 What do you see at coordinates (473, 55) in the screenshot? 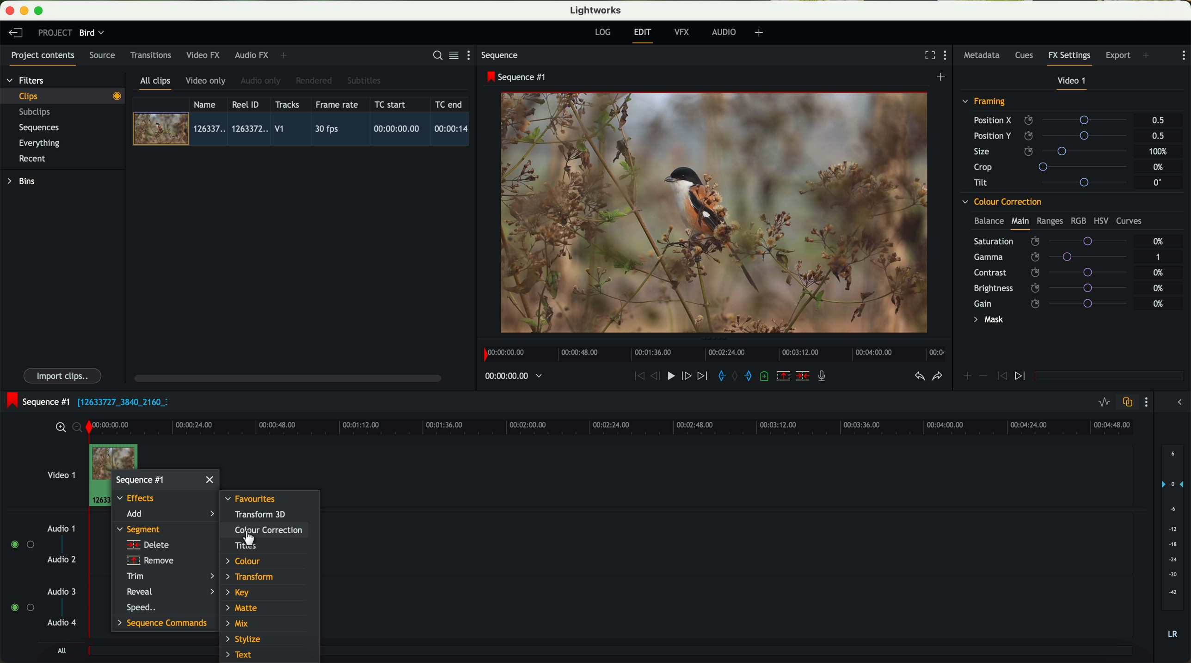
I see `show settings menu` at bounding box center [473, 55].